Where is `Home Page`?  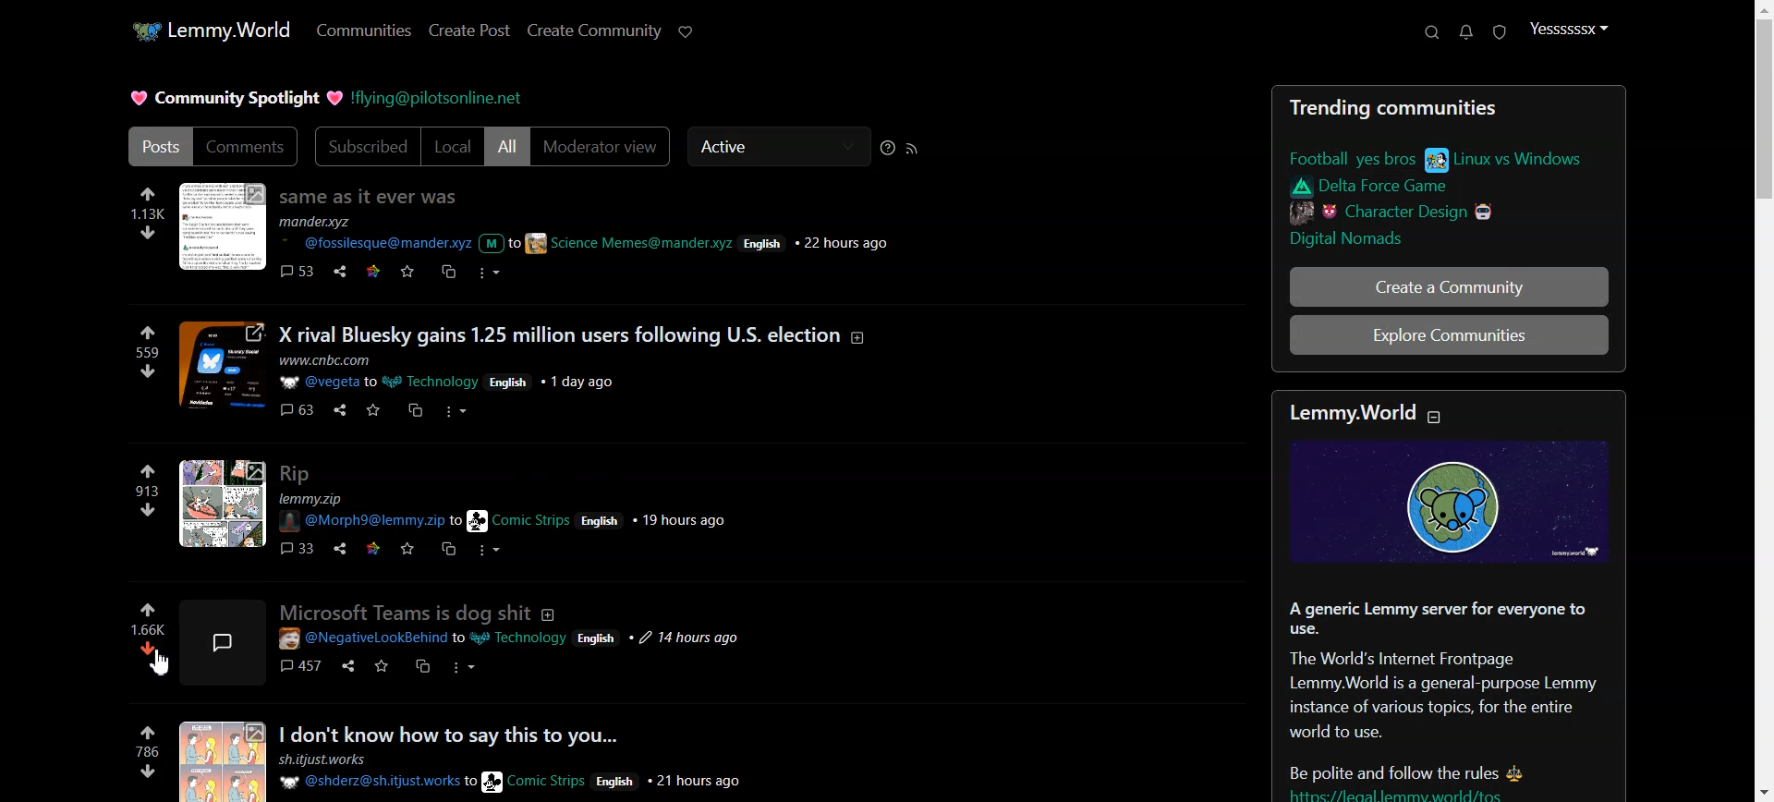 Home Page is located at coordinates (209, 30).